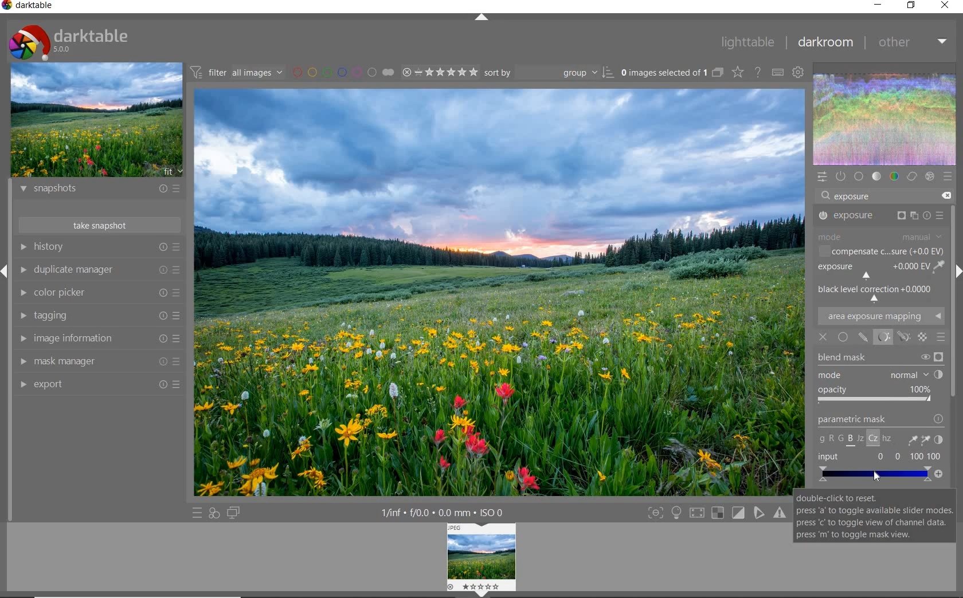 This screenshot has width=963, height=598. What do you see at coordinates (895, 175) in the screenshot?
I see `color` at bounding box center [895, 175].